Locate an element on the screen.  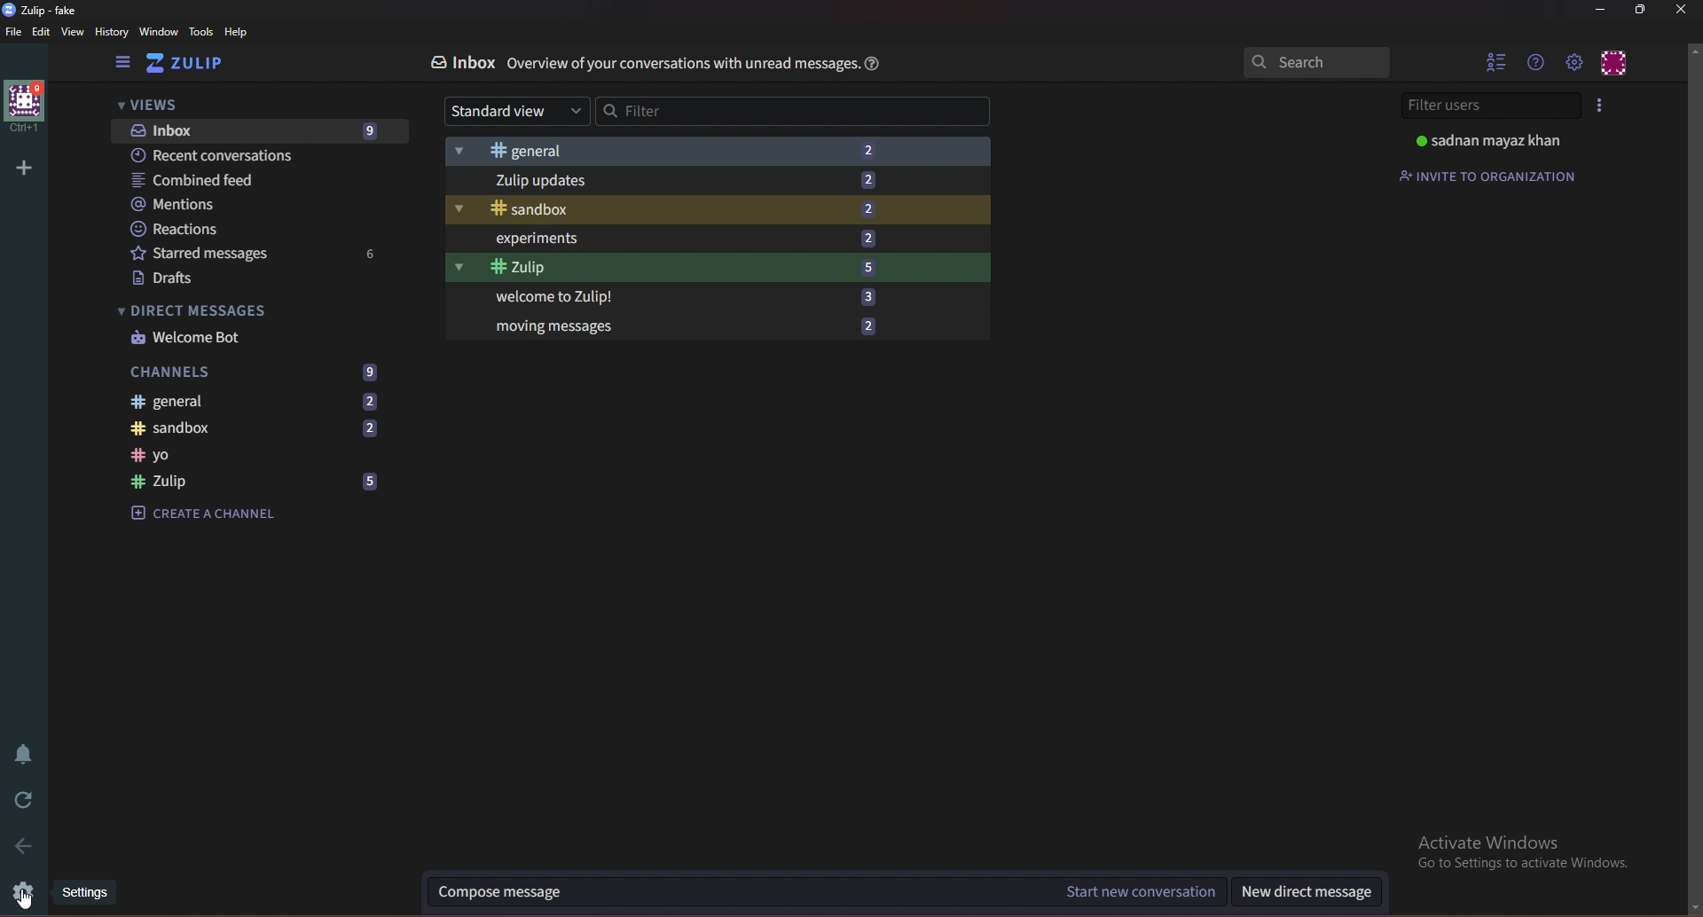
Compose message is located at coordinates (735, 890).